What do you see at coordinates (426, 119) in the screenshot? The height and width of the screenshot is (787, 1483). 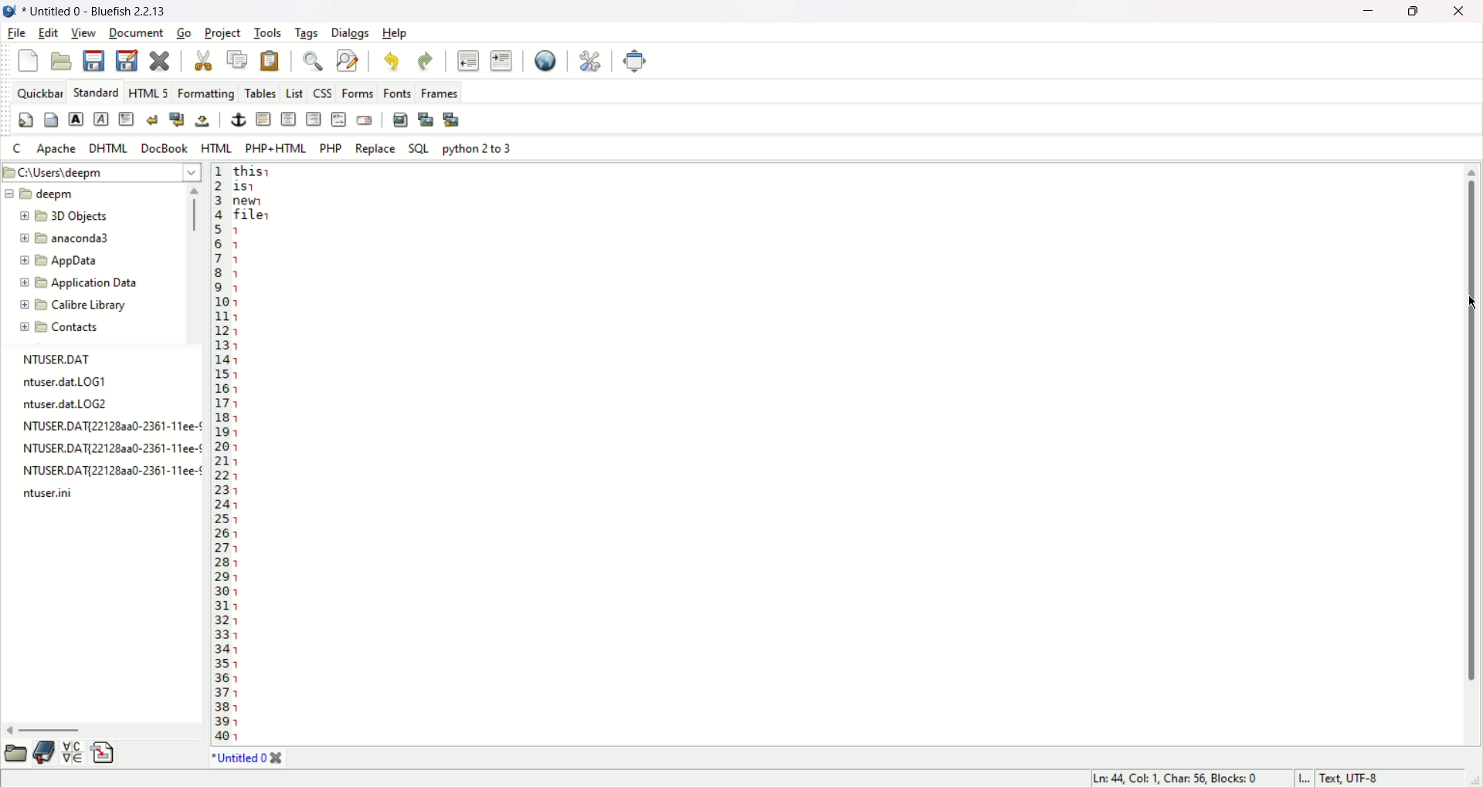 I see `insert thumbnail` at bounding box center [426, 119].